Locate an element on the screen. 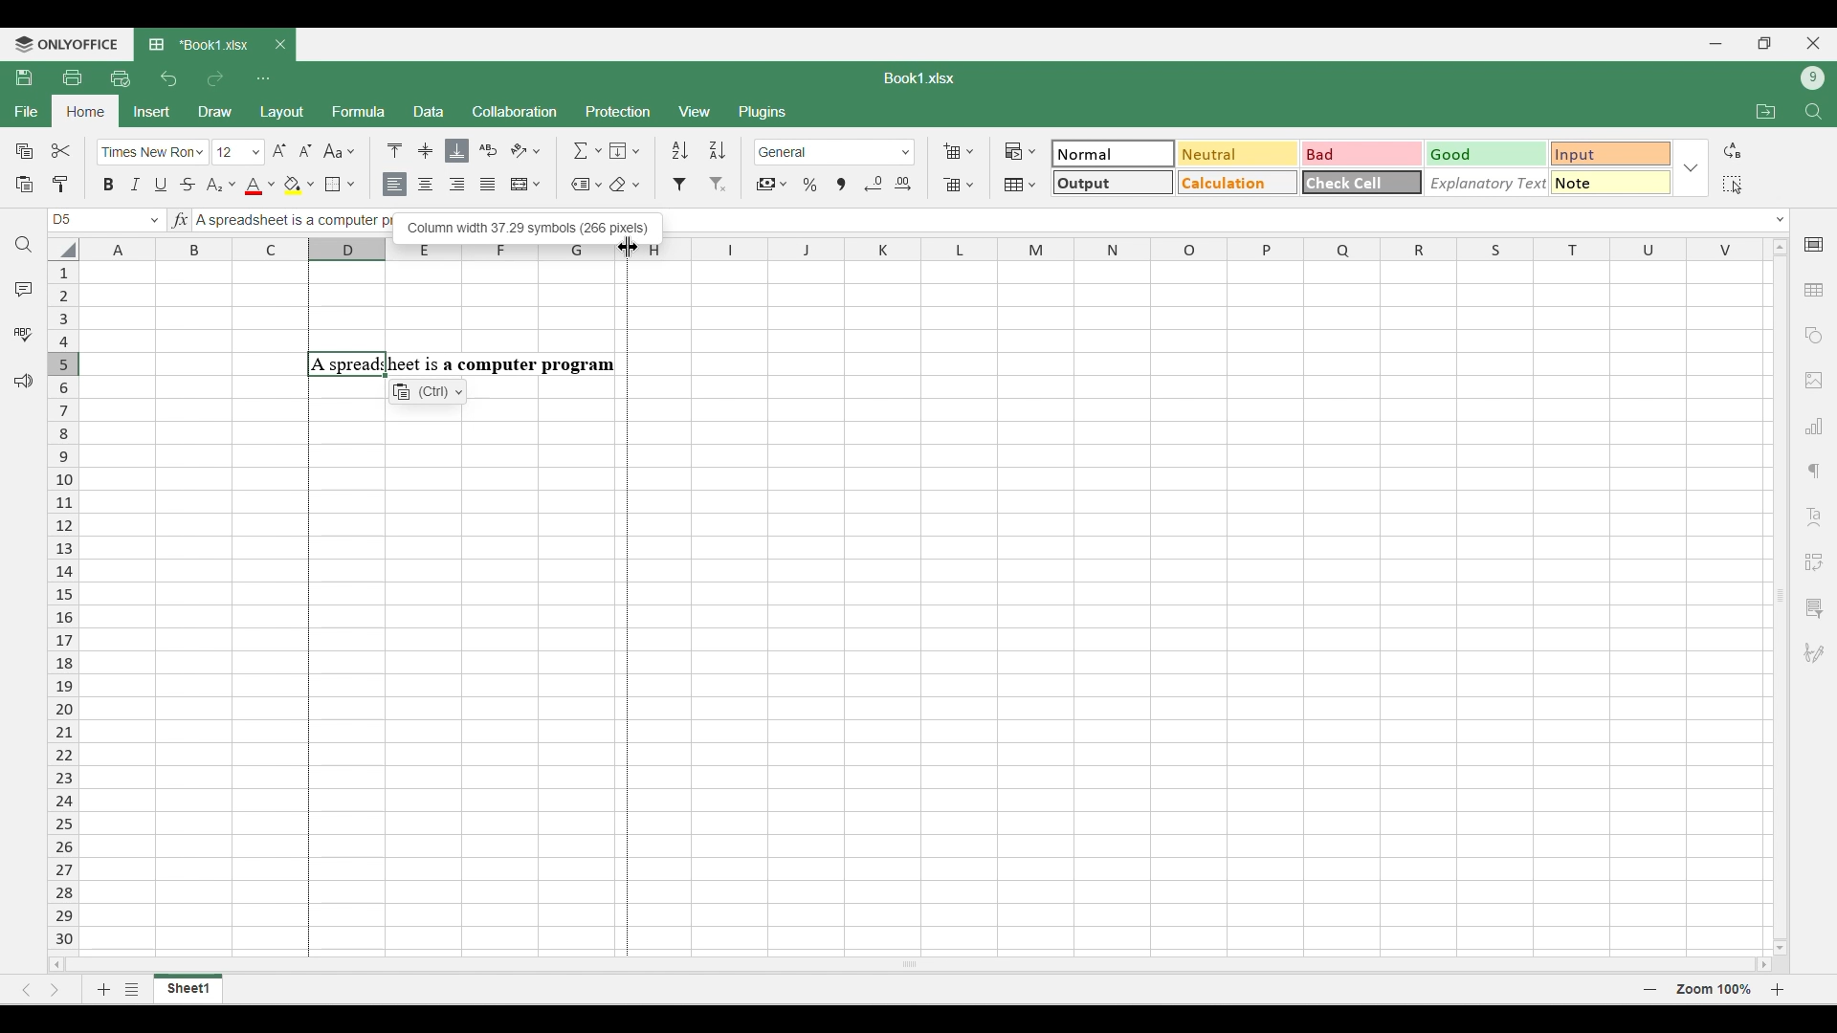 This screenshot has height=1033, width=1837. Fill options is located at coordinates (625, 150).